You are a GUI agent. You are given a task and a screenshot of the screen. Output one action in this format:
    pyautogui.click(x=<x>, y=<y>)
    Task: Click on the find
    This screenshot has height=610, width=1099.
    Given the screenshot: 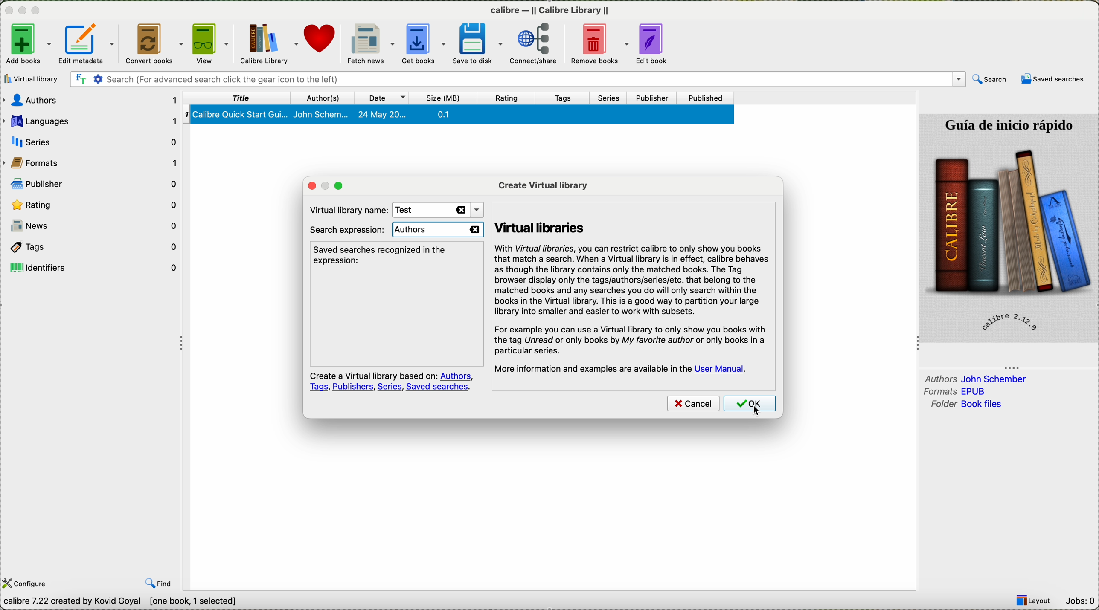 What is the action you would take?
    pyautogui.click(x=160, y=584)
    